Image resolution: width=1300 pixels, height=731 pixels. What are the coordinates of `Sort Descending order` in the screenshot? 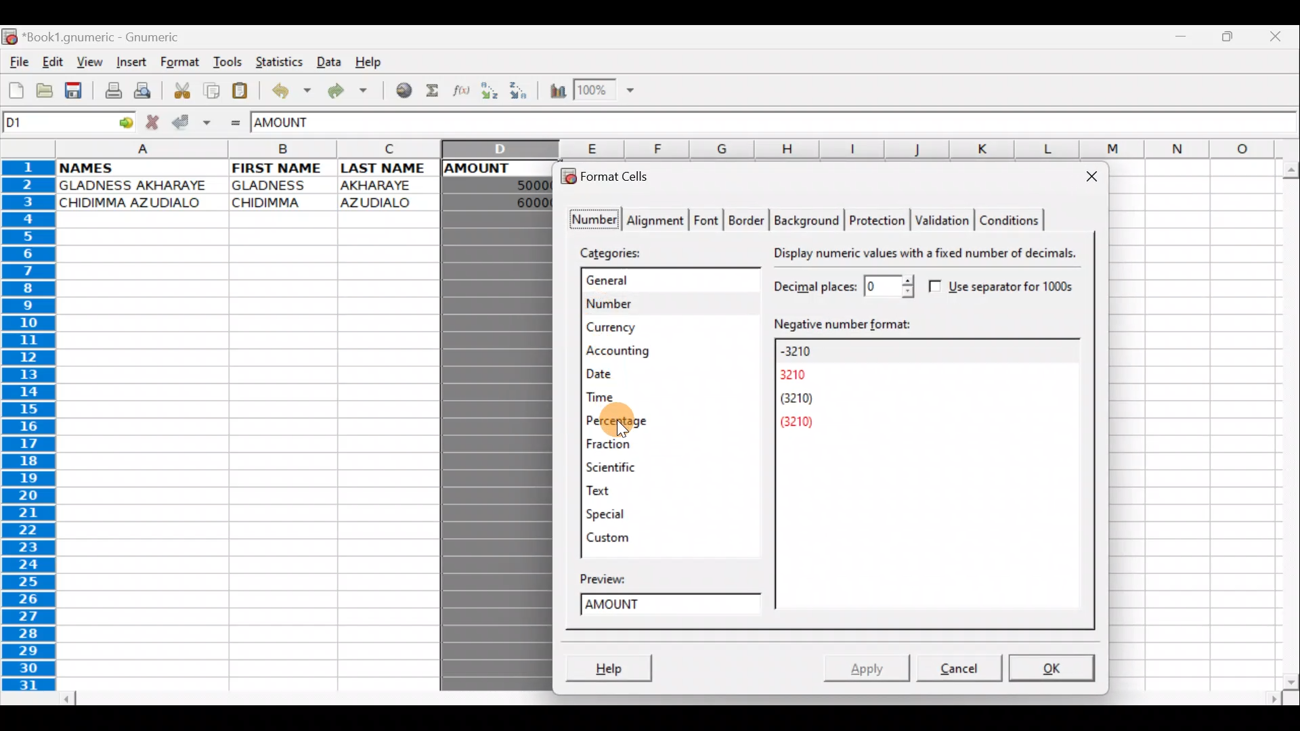 It's located at (520, 91).